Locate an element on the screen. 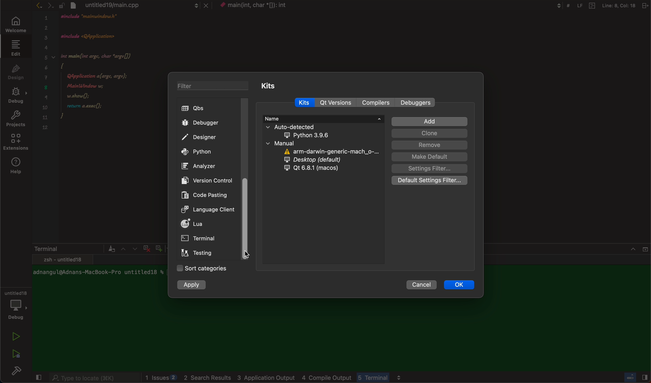 The height and width of the screenshot is (383, 651). cancel is located at coordinates (423, 285).